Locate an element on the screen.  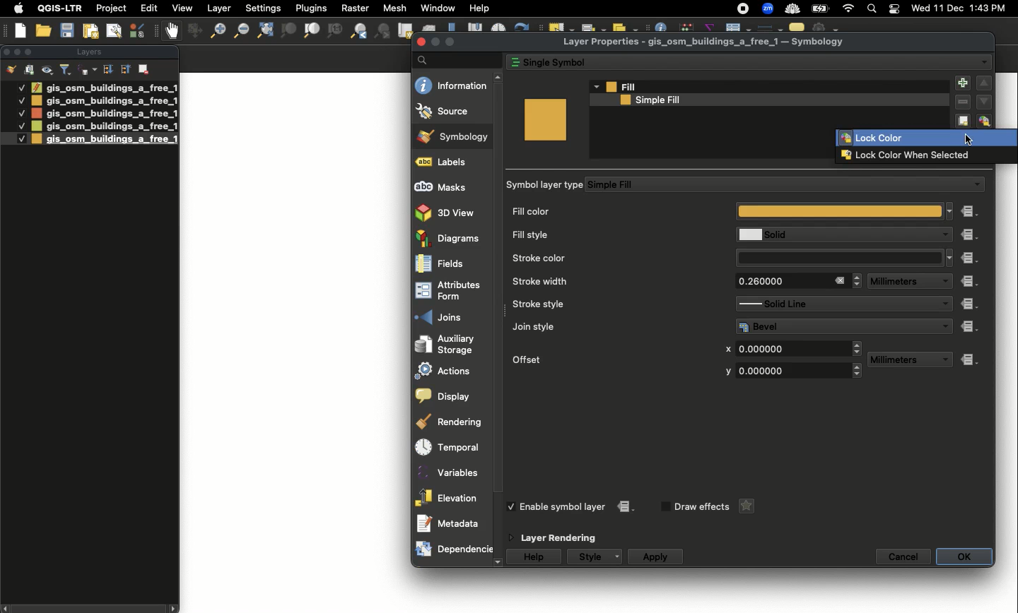
11 Dec is located at coordinates (949, 10).